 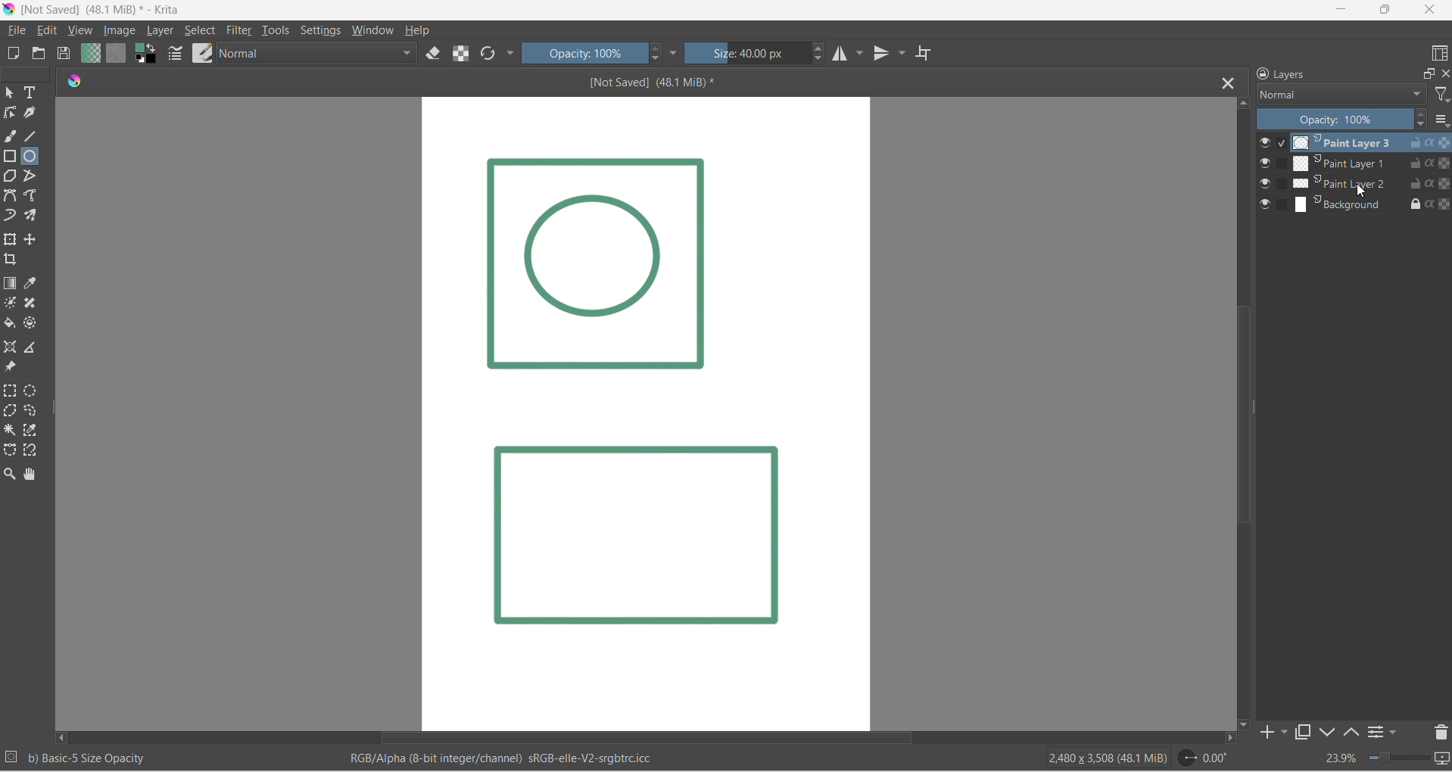 What do you see at coordinates (1373, 731) in the screenshot?
I see `options` at bounding box center [1373, 731].